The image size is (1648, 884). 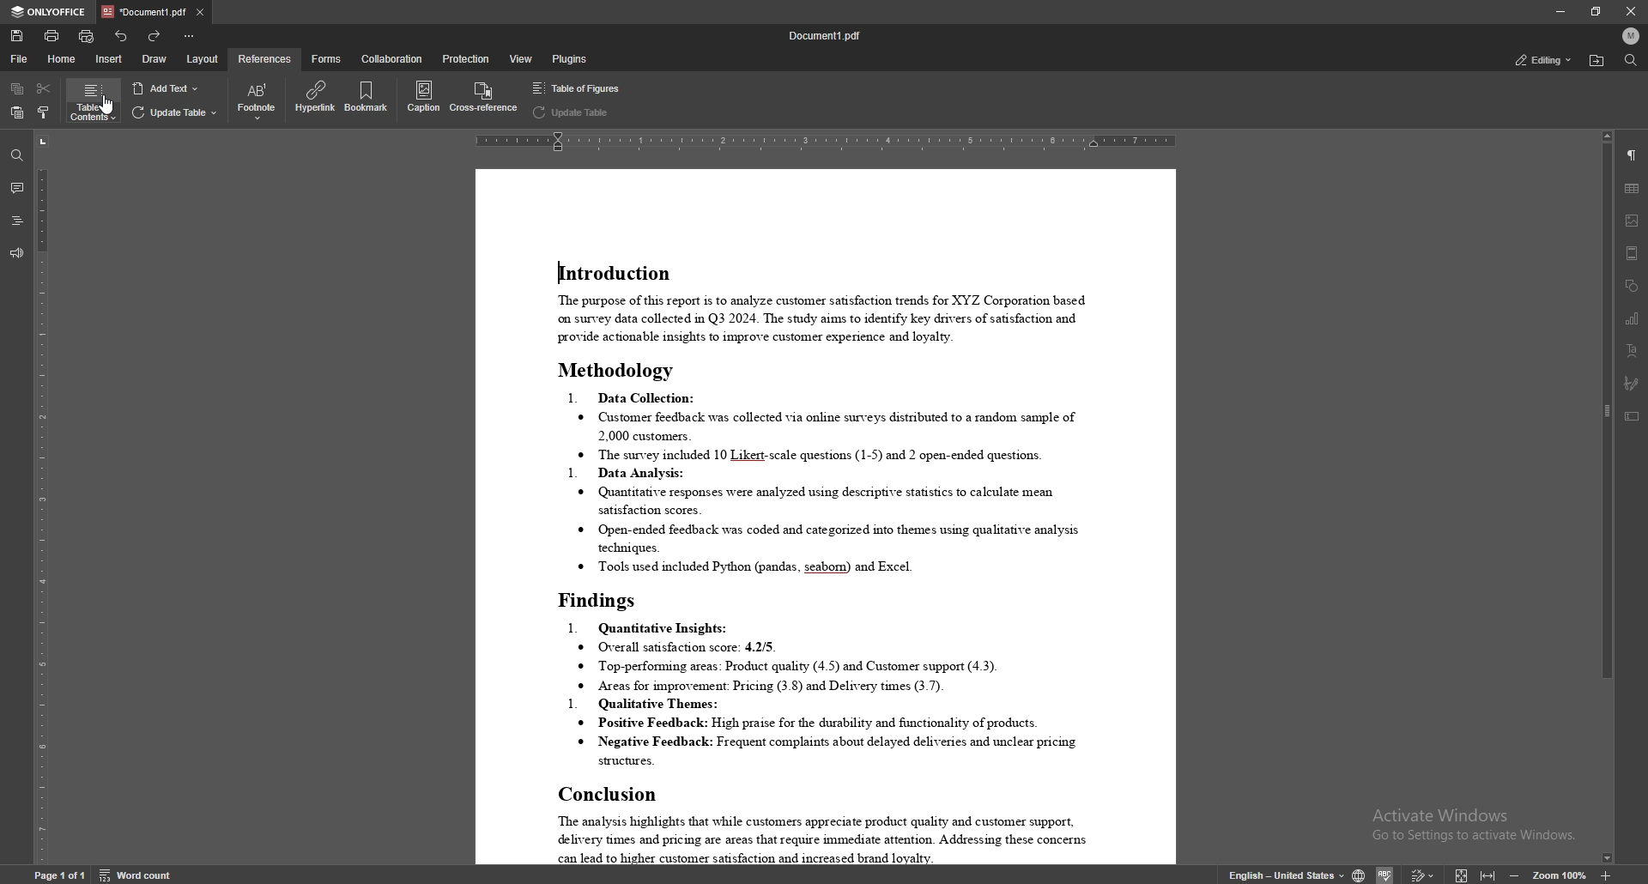 I want to click on references, so click(x=265, y=58).